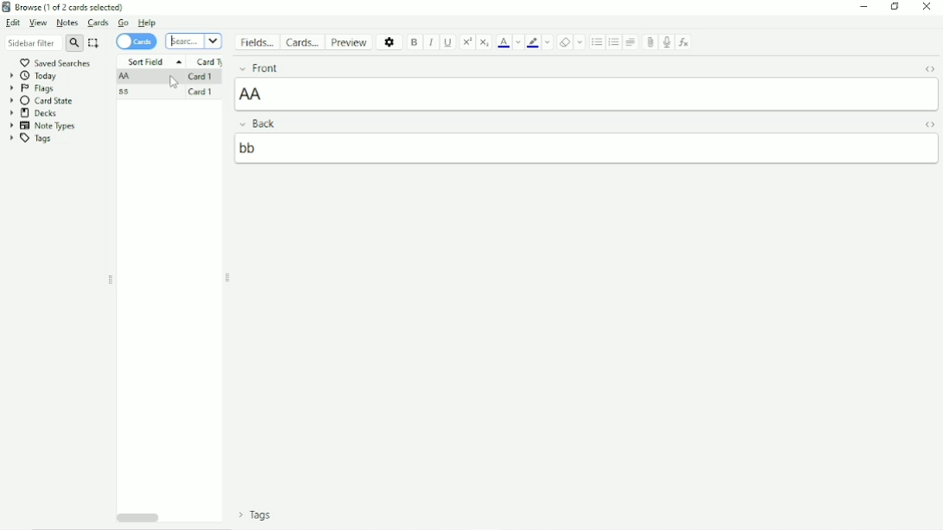 The width and height of the screenshot is (943, 530). What do you see at coordinates (449, 43) in the screenshot?
I see `Underline` at bounding box center [449, 43].